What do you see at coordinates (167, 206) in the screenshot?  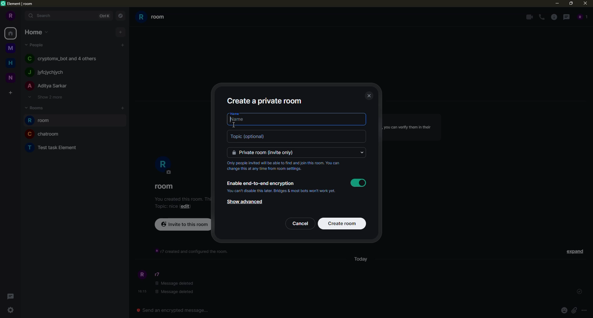 I see `topic` at bounding box center [167, 206].